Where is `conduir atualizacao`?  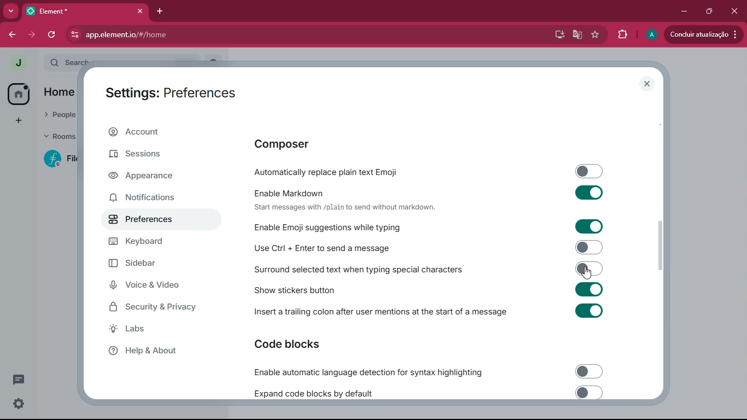 conduir atualizacao is located at coordinates (702, 35).